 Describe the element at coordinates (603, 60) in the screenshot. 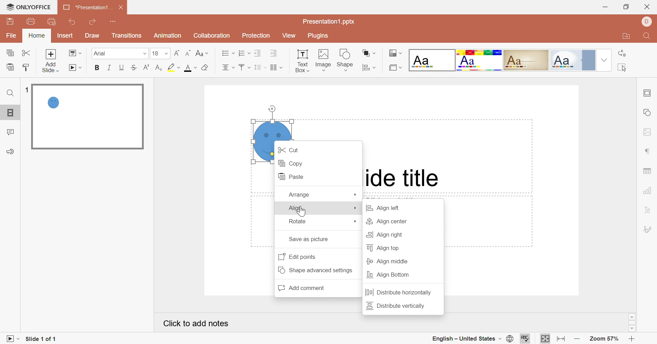

I see `Drop Down` at that location.